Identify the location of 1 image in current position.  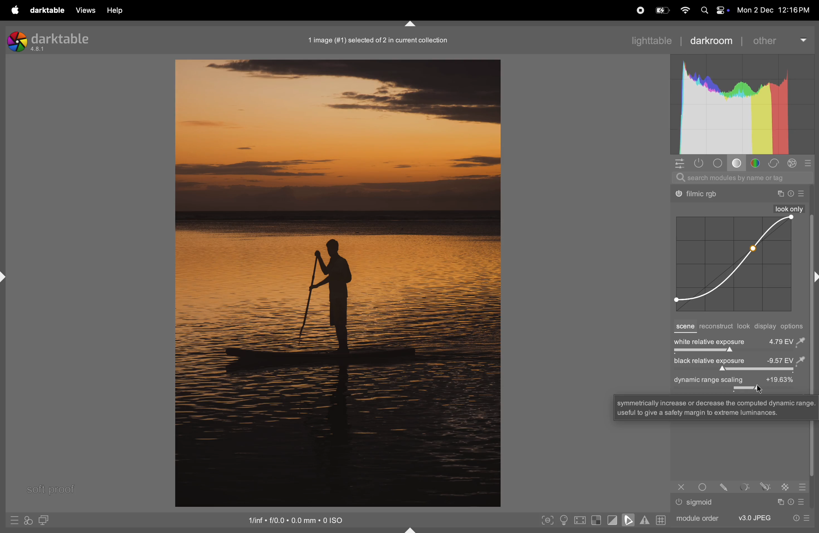
(376, 40).